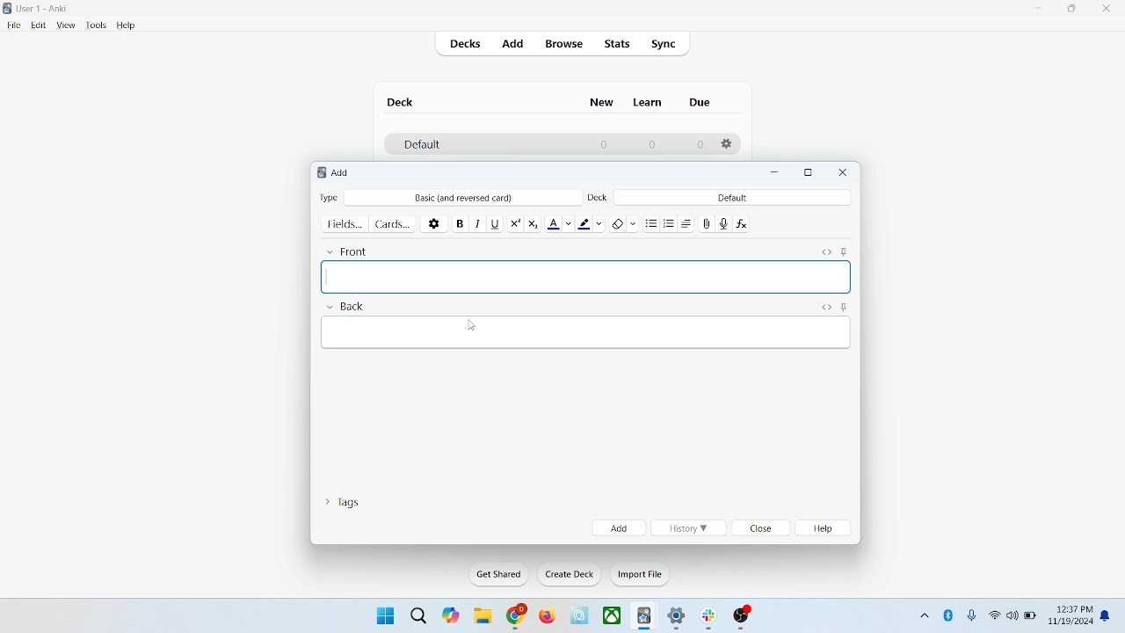 The height and width of the screenshot is (633, 1125). Describe the element at coordinates (744, 222) in the screenshot. I see `function` at that location.